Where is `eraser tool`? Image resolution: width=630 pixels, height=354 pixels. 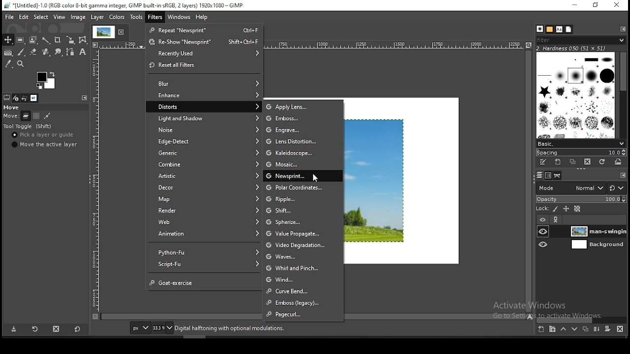
eraser tool is located at coordinates (33, 53).